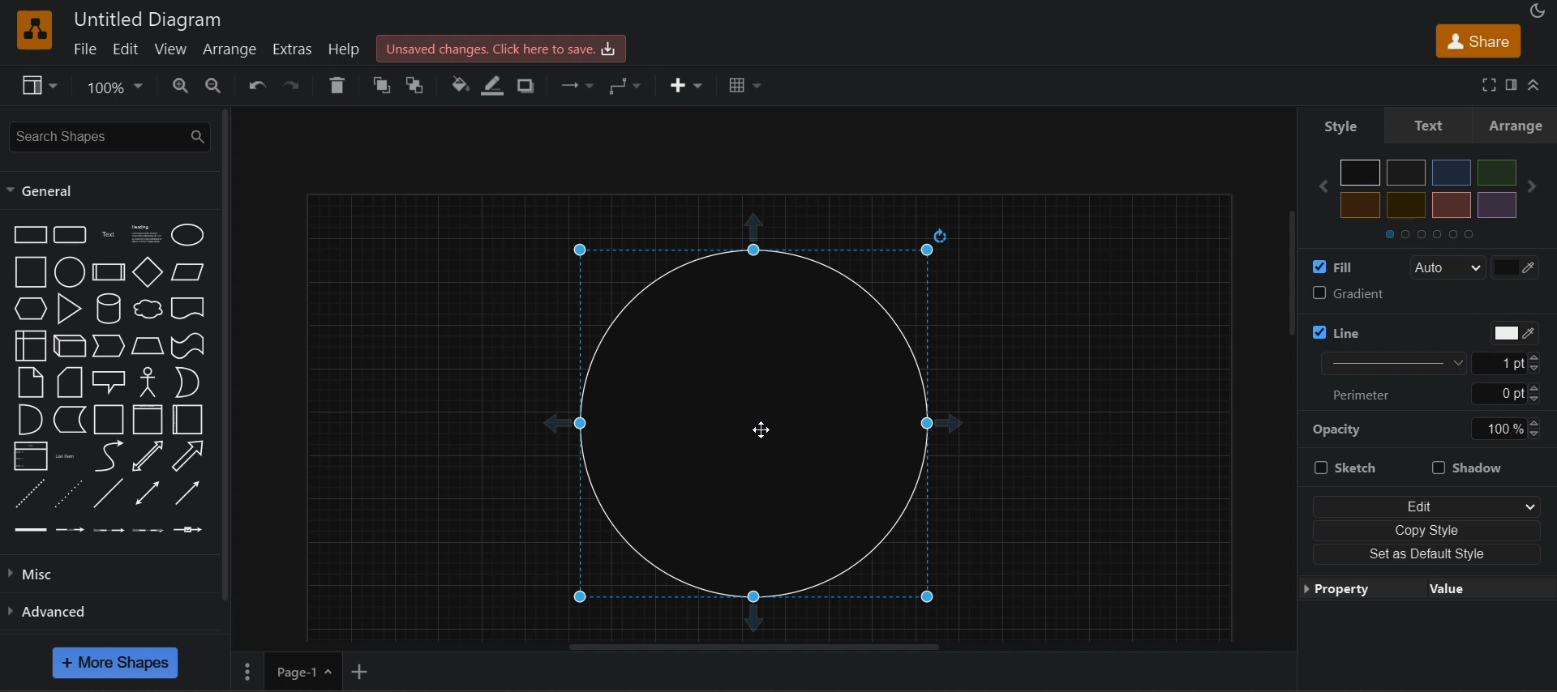  What do you see at coordinates (1448, 592) in the screenshot?
I see `value` at bounding box center [1448, 592].